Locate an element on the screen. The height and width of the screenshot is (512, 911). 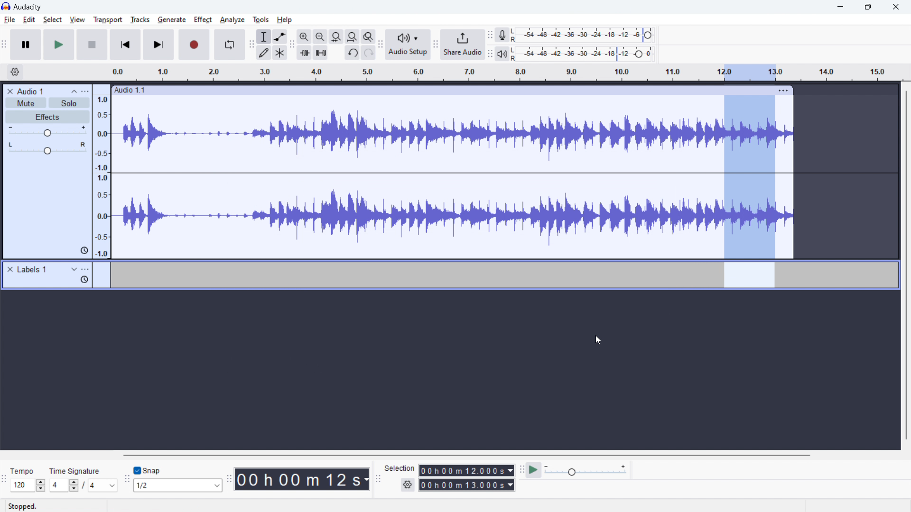
generate is located at coordinates (172, 19).